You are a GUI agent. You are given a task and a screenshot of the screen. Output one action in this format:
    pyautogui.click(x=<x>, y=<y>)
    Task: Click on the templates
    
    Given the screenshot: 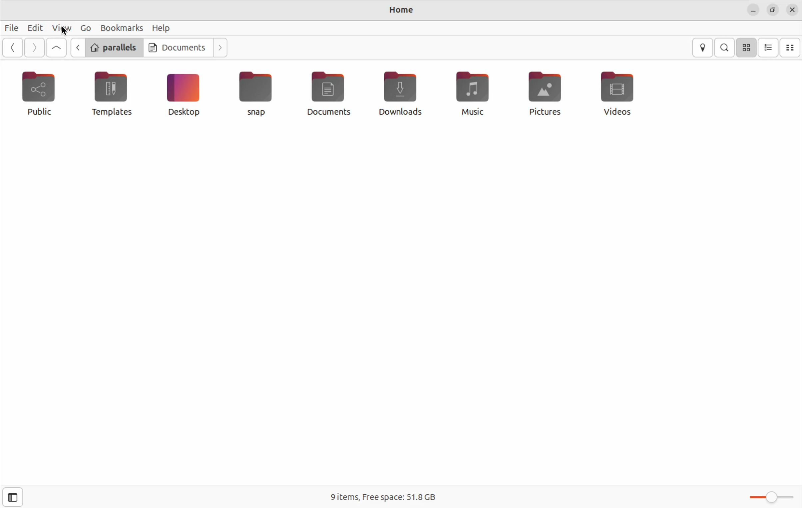 What is the action you would take?
    pyautogui.click(x=109, y=94)
    